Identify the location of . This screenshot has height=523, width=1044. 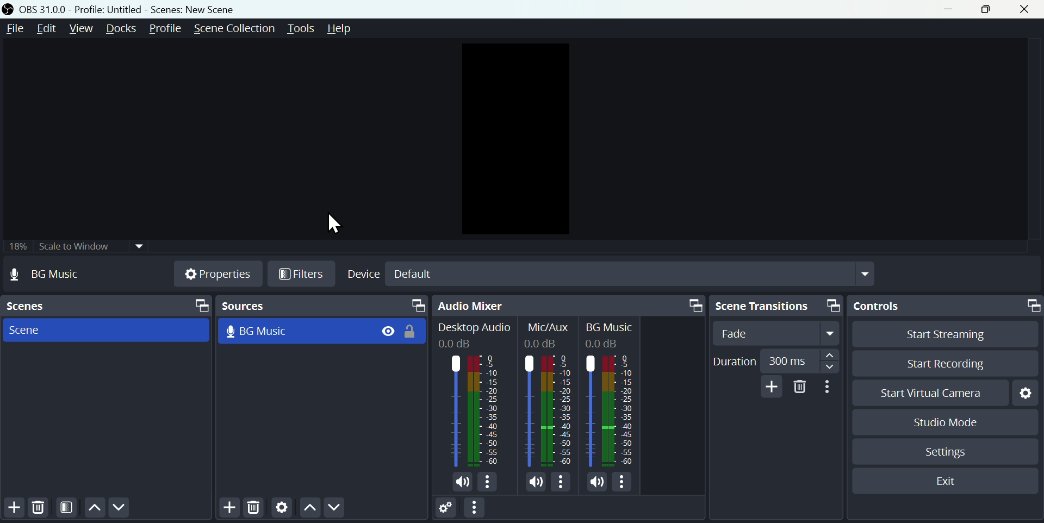
(475, 327).